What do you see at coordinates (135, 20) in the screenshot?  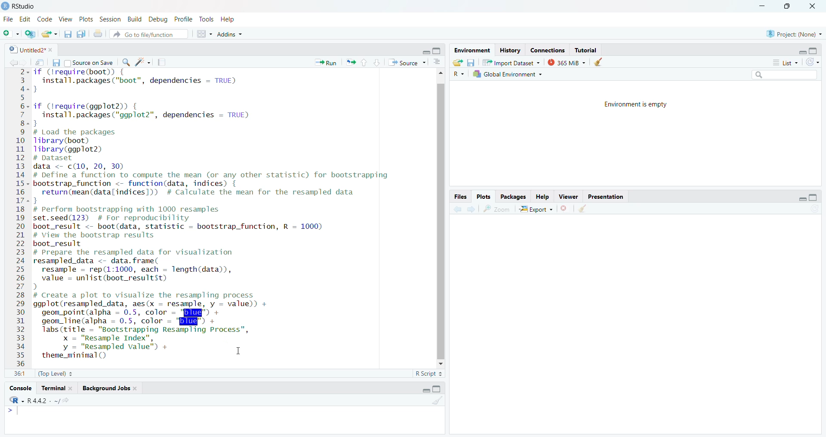 I see `Build` at bounding box center [135, 20].